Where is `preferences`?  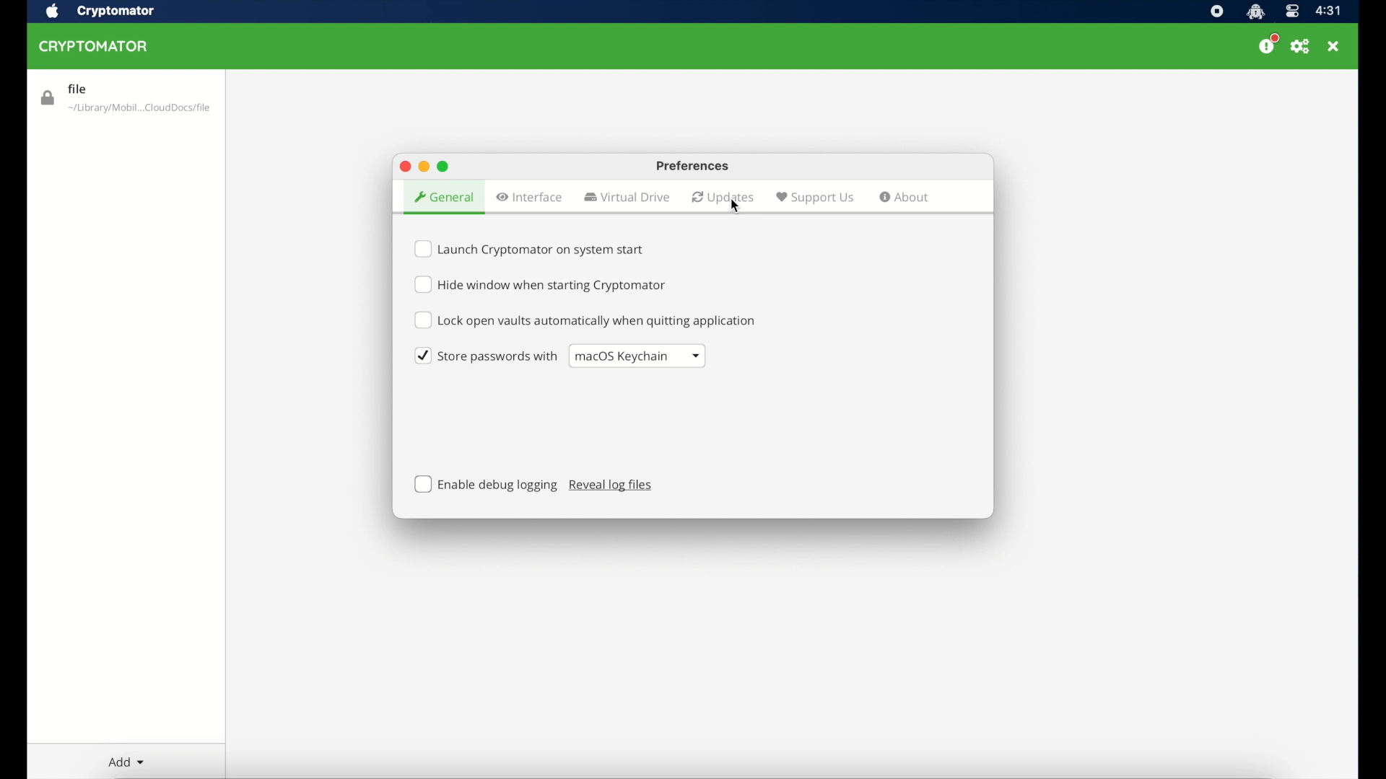
preferences is located at coordinates (692, 165).